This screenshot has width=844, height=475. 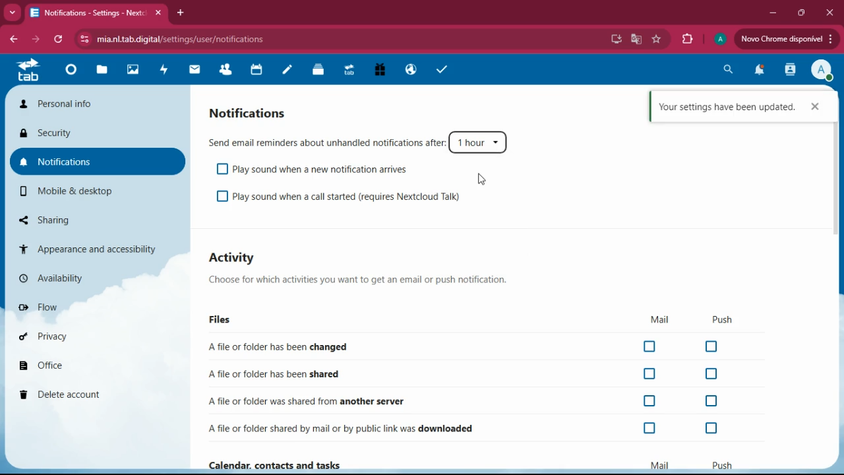 What do you see at coordinates (729, 68) in the screenshot?
I see `search` at bounding box center [729, 68].